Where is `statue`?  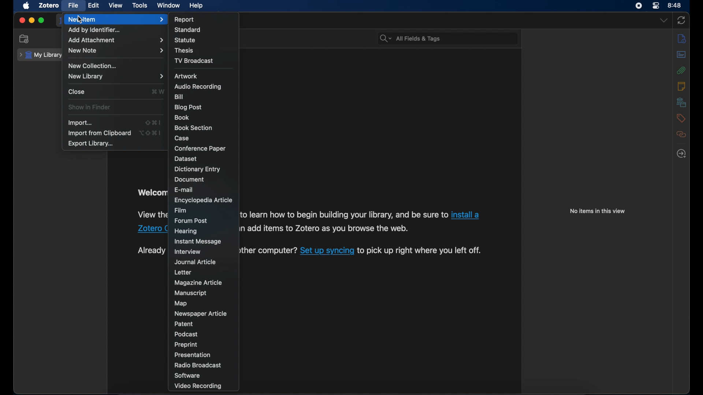
statue is located at coordinates (185, 41).